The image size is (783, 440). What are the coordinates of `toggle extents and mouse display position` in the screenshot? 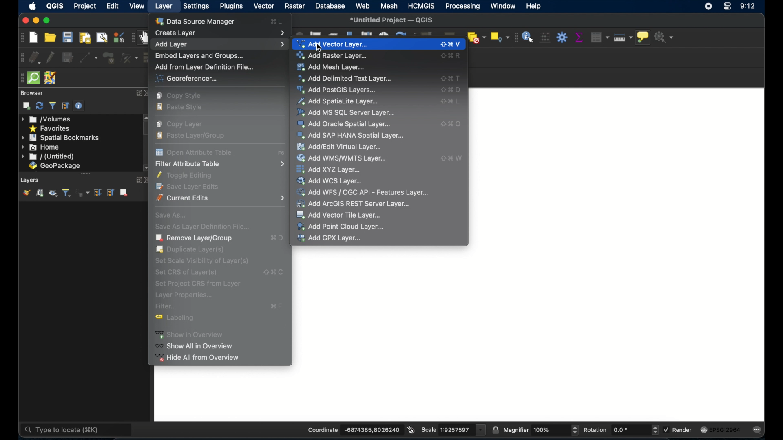 It's located at (410, 429).